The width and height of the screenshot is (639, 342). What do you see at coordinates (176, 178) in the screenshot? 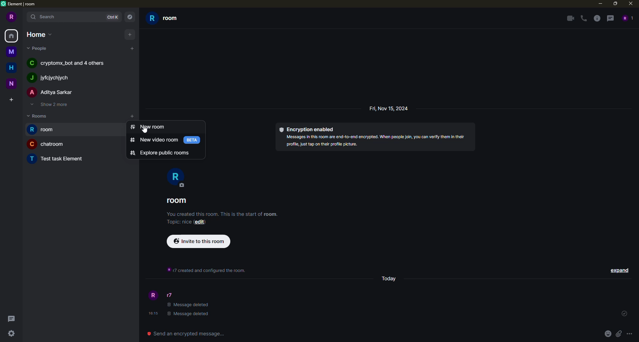
I see `profile` at bounding box center [176, 178].